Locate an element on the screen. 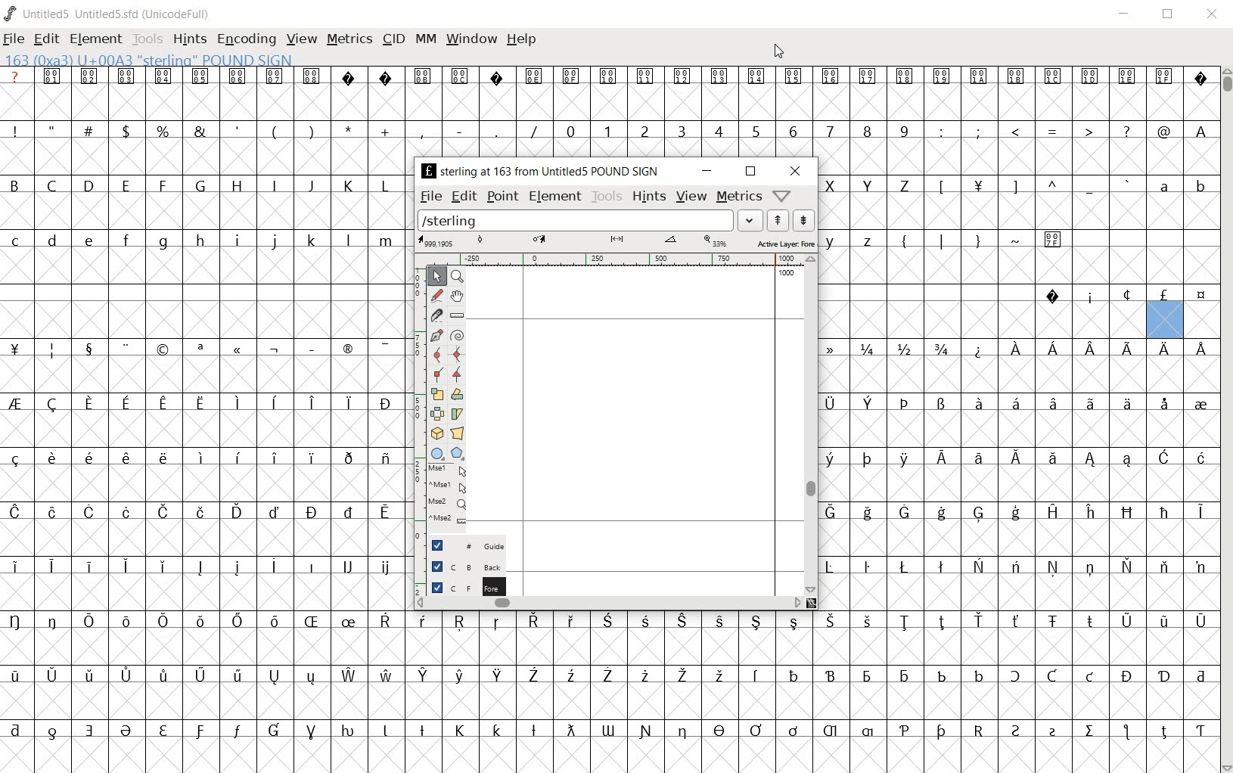 This screenshot has height=773, width=1233. show the previous word list is located at coordinates (778, 221).